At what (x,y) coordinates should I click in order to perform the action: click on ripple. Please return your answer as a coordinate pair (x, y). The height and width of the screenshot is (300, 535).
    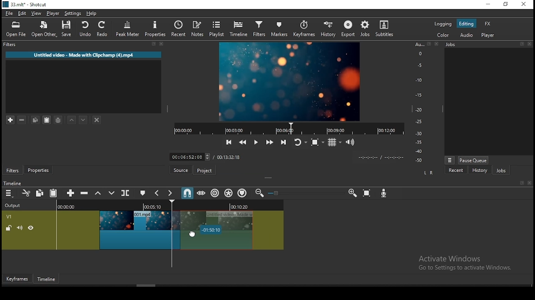
    Looking at the image, I should click on (215, 193).